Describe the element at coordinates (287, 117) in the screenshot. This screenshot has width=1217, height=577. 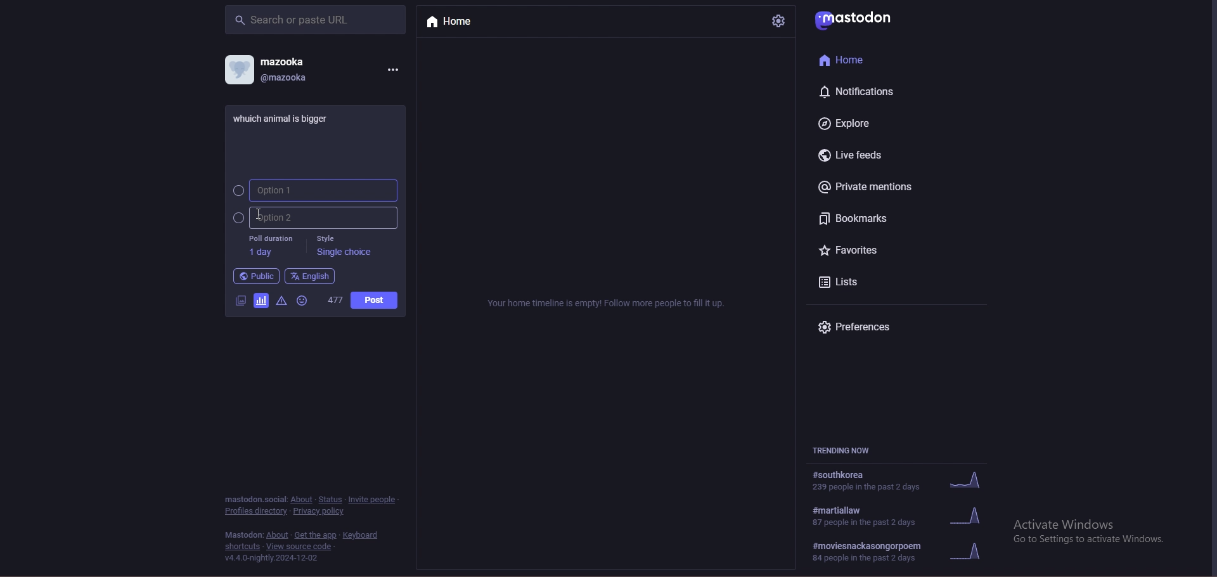
I see `post` at that location.